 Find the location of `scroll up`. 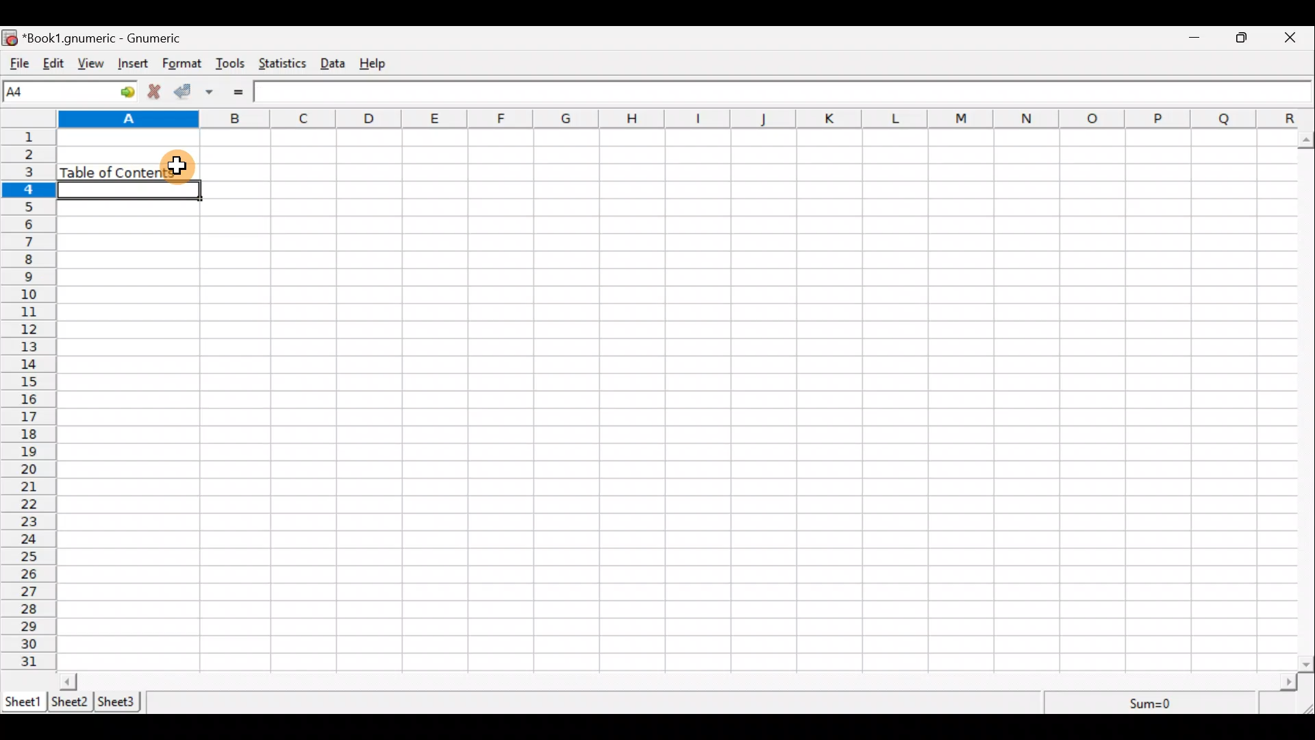

scroll up is located at coordinates (1307, 140).